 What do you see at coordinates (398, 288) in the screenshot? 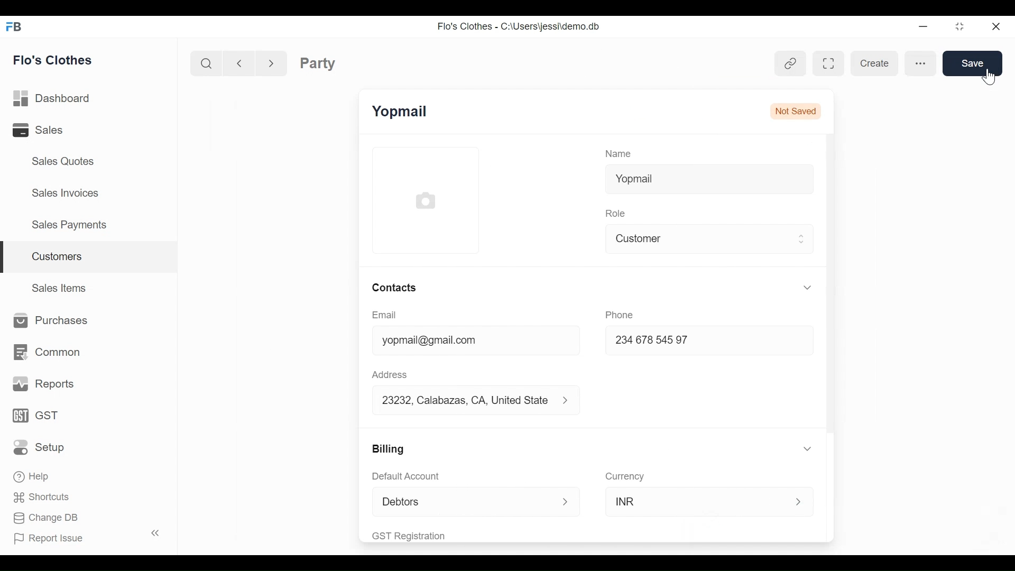
I see `Contacts` at bounding box center [398, 288].